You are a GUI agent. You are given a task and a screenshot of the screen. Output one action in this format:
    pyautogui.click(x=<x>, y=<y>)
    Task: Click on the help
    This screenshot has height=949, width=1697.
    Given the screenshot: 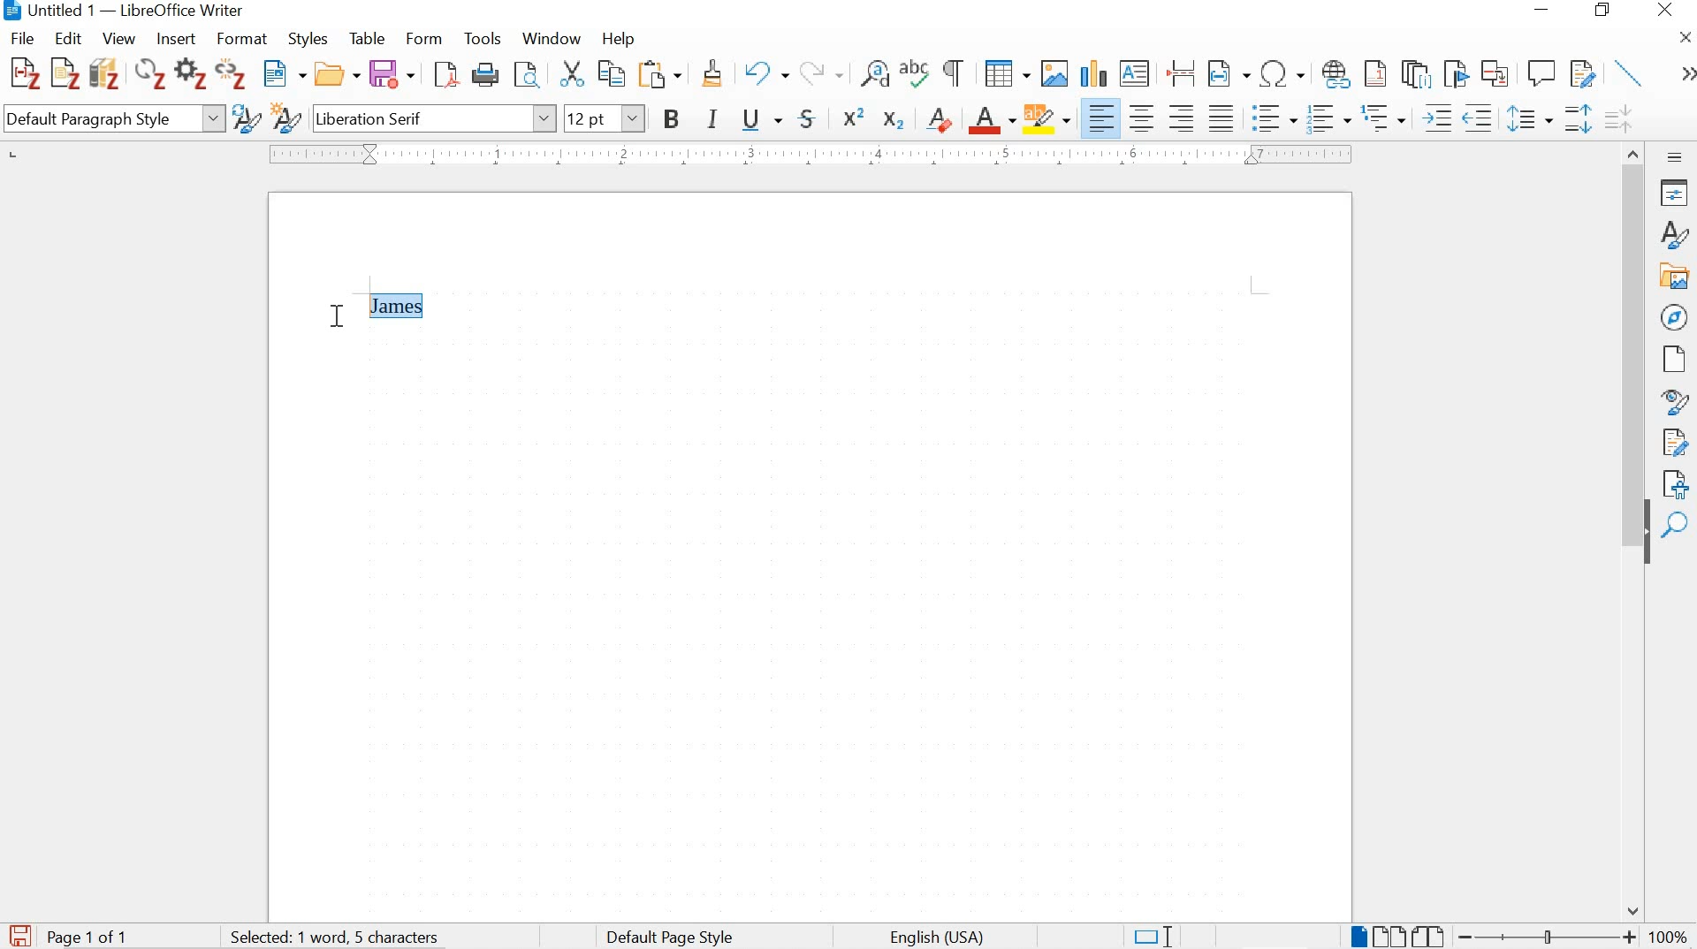 What is the action you would take?
    pyautogui.click(x=617, y=39)
    